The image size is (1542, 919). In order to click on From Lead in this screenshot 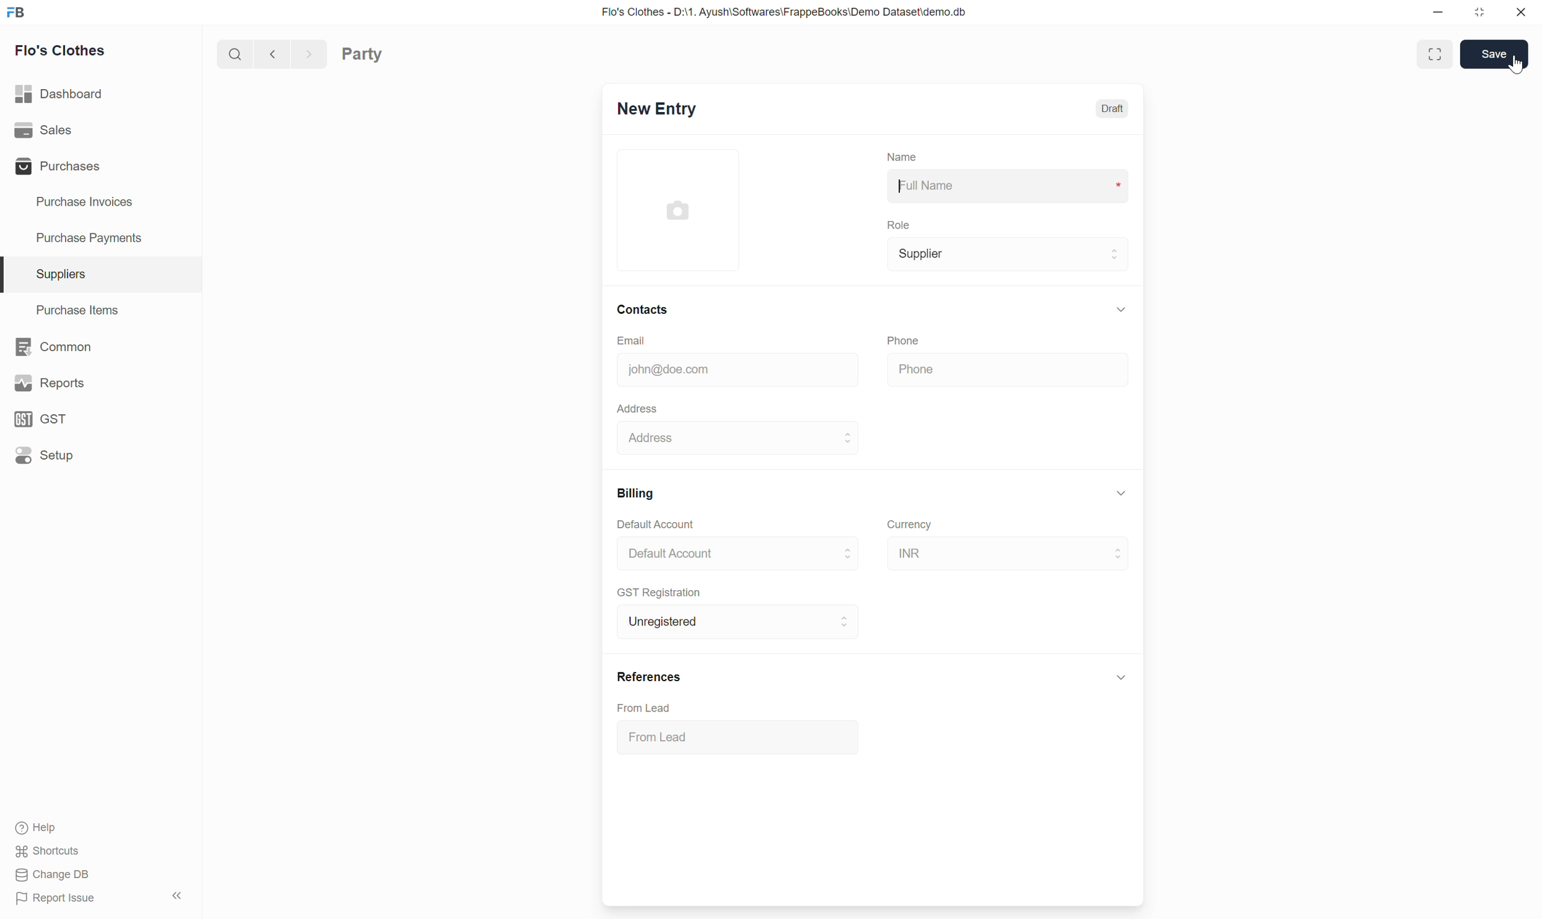, I will do `click(643, 708)`.